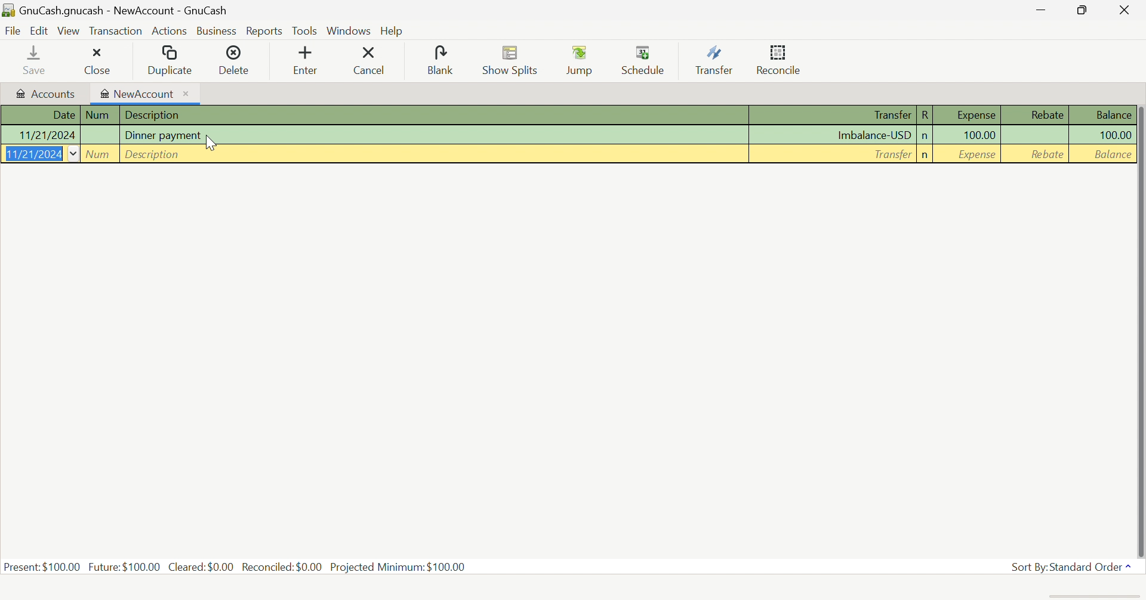  What do you see at coordinates (646, 58) in the screenshot?
I see `Schedule` at bounding box center [646, 58].